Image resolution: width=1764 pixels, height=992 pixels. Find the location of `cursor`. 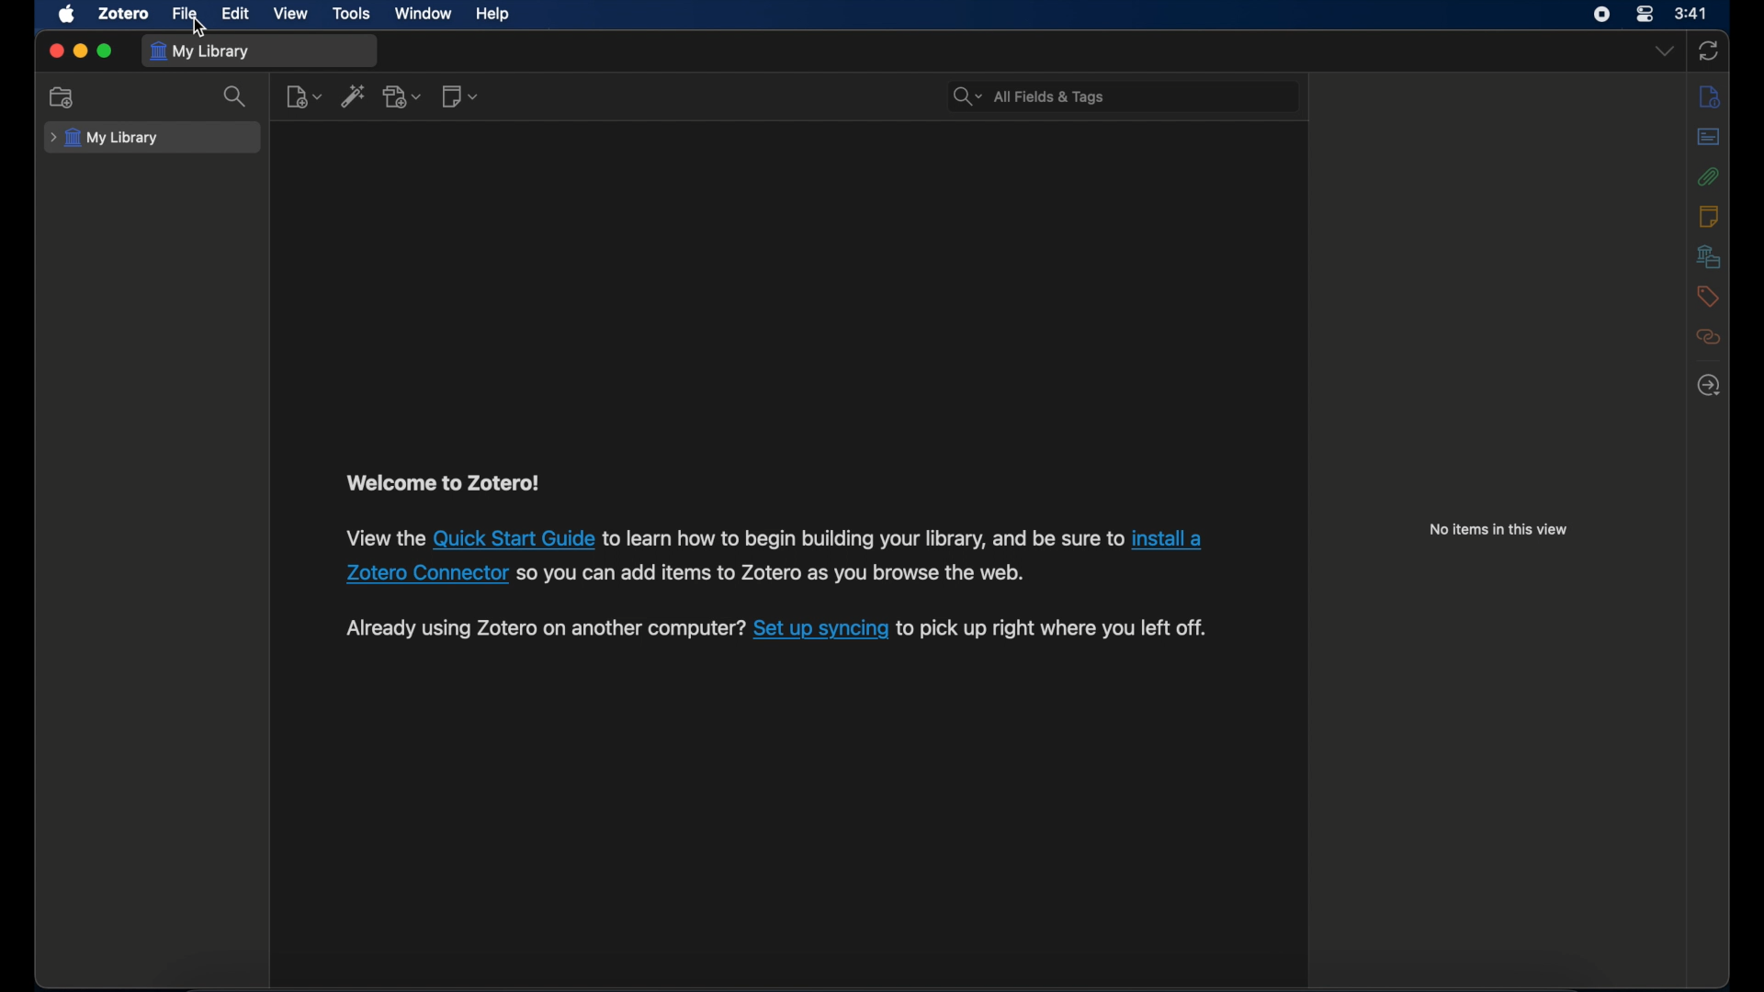

cursor is located at coordinates (199, 29).